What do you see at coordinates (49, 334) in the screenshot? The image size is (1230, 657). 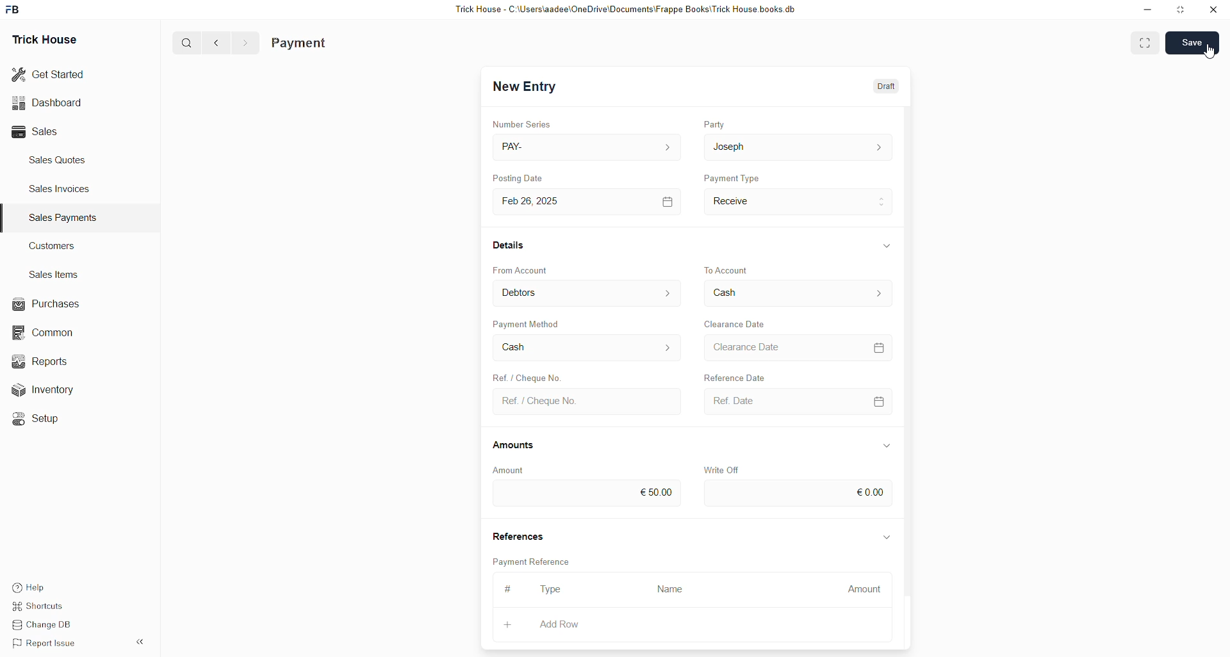 I see `Common` at bounding box center [49, 334].